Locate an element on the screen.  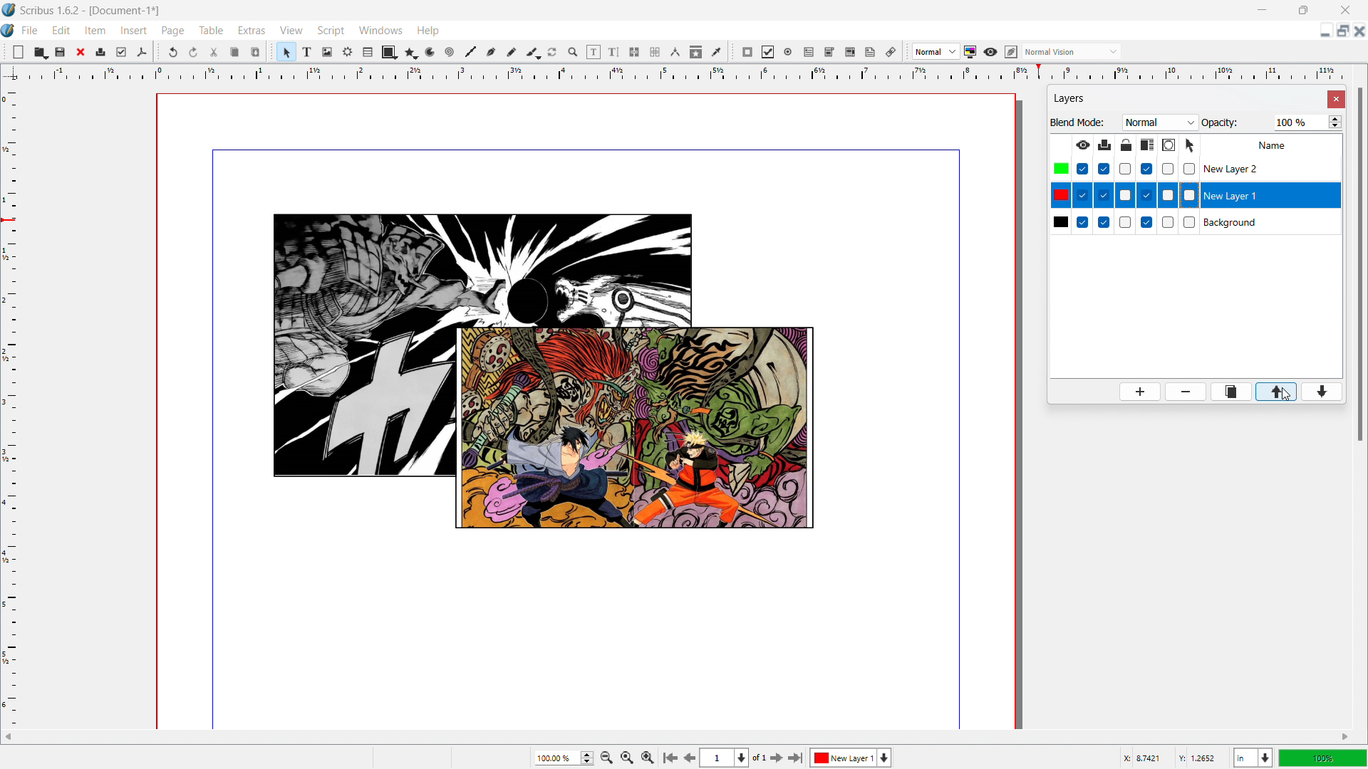
checkboxes is located at coordinates (1136, 195).